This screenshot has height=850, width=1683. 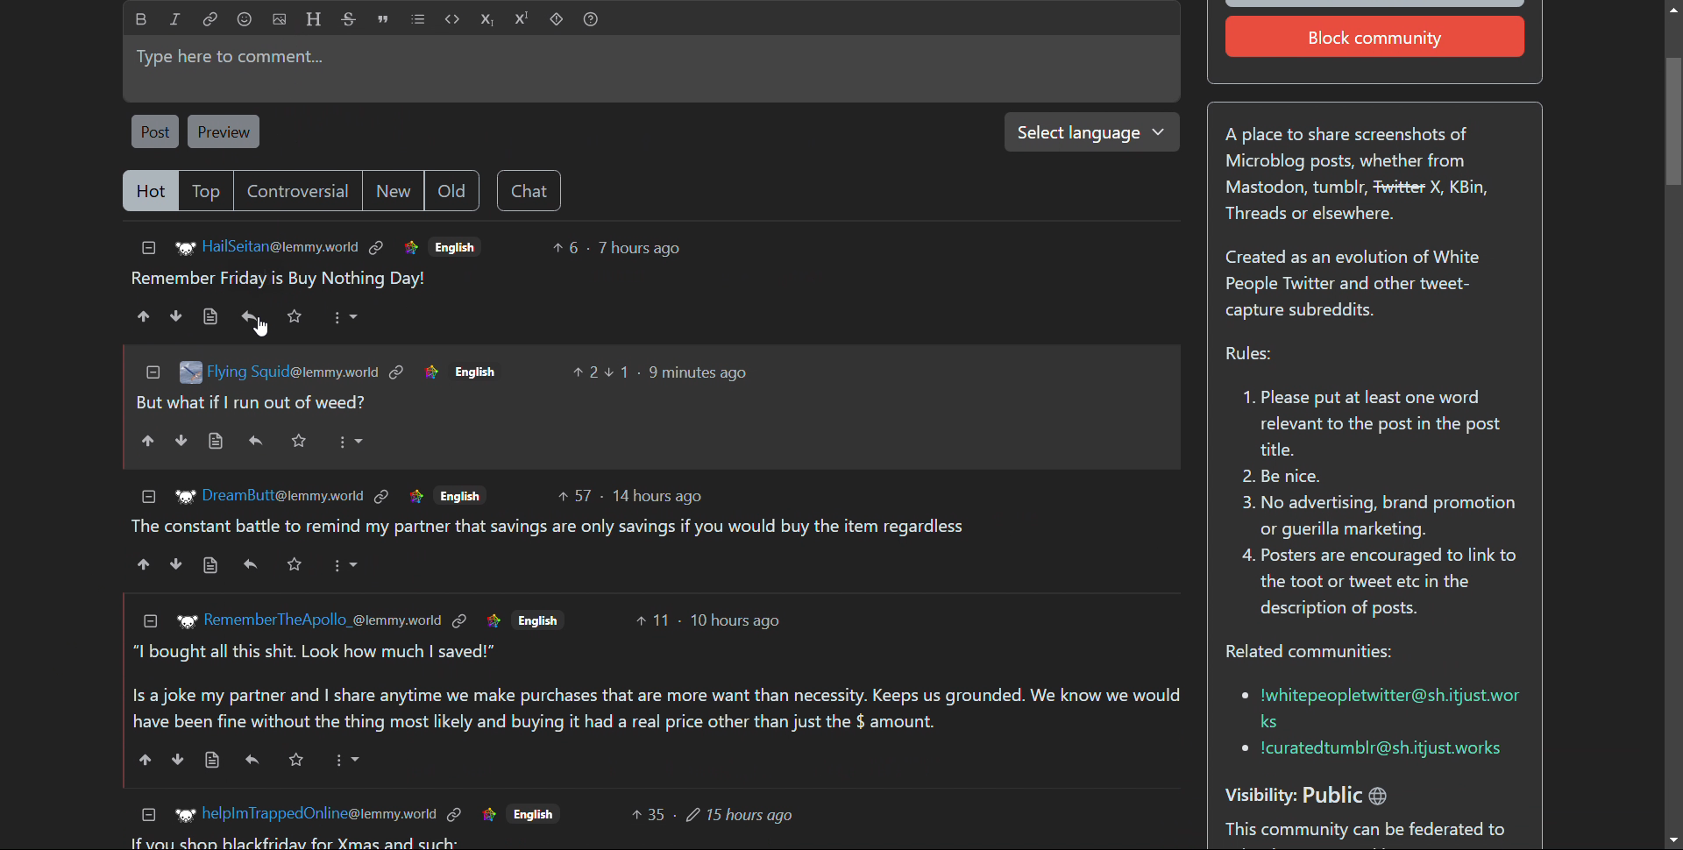 I want to click on link, so click(x=460, y=620).